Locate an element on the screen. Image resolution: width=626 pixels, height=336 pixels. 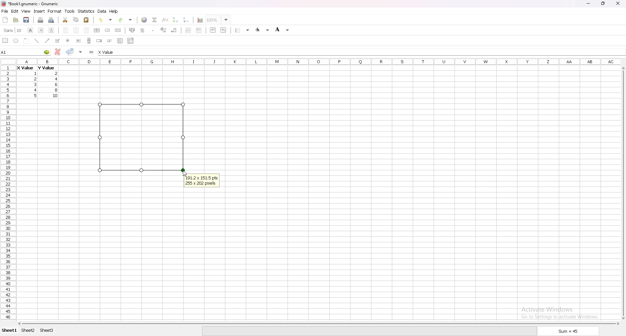
value is located at coordinates (36, 90).